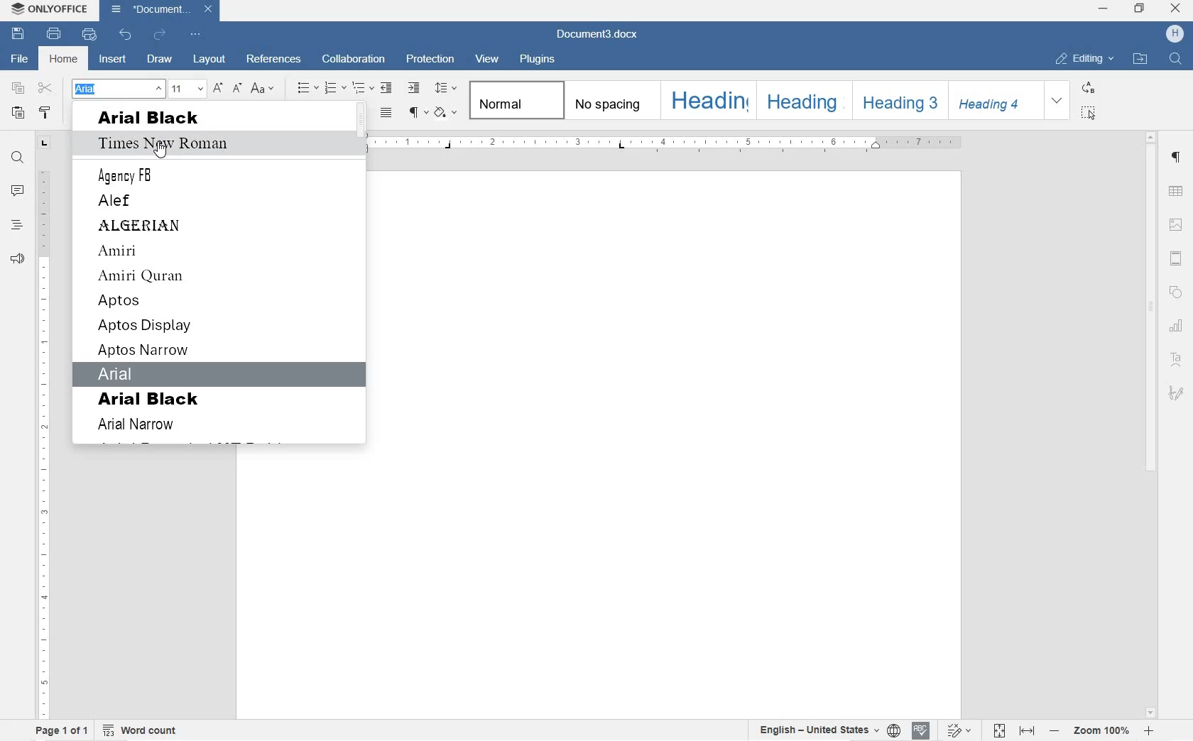 The height and width of the screenshot is (741, 1193). Describe the element at coordinates (14, 192) in the screenshot. I see `COMMENTS` at that location.